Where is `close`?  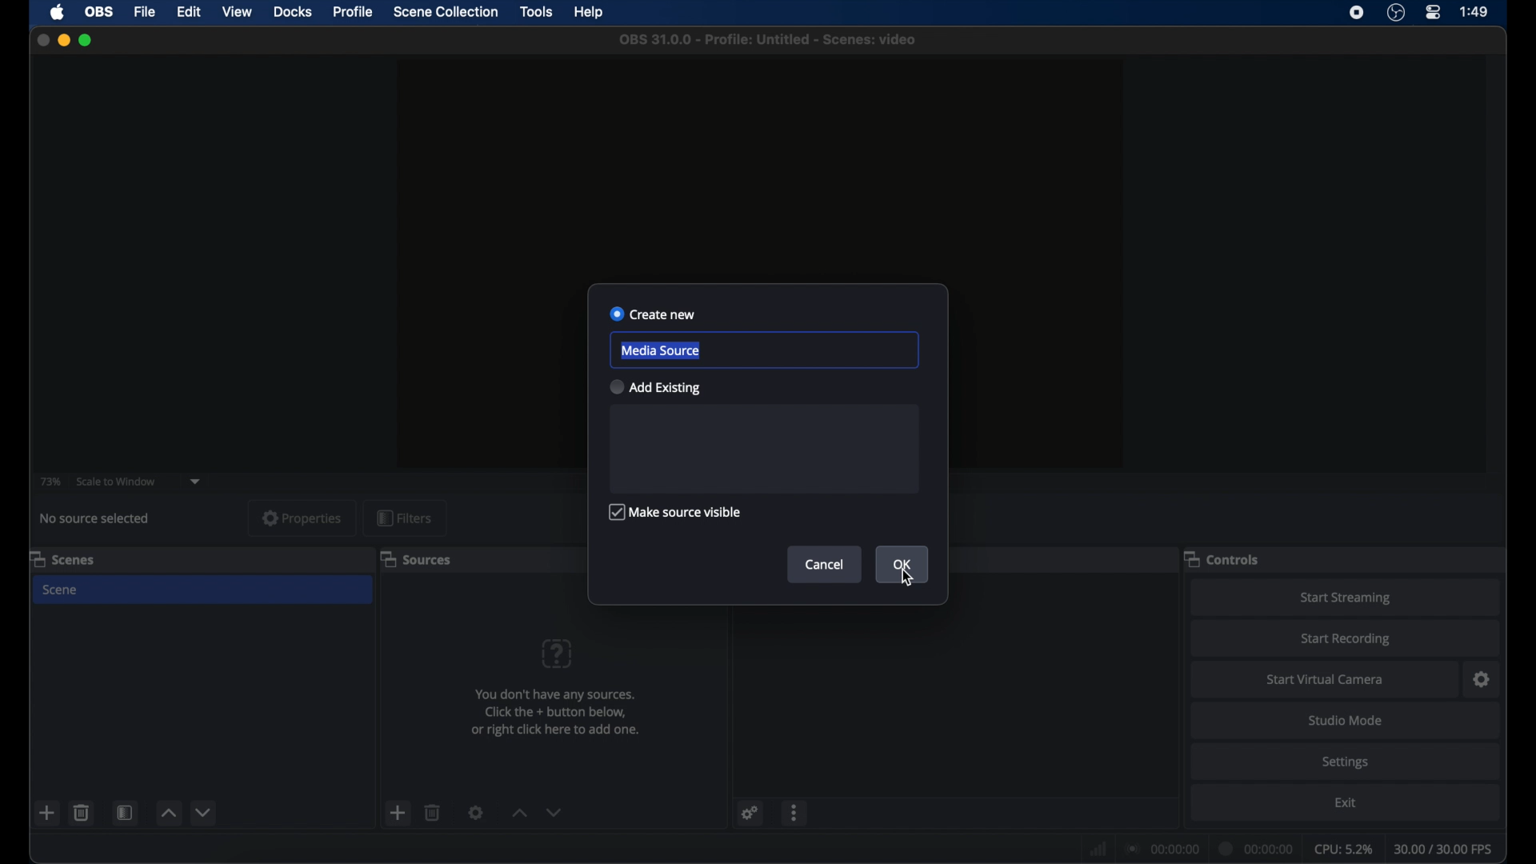
close is located at coordinates (42, 40).